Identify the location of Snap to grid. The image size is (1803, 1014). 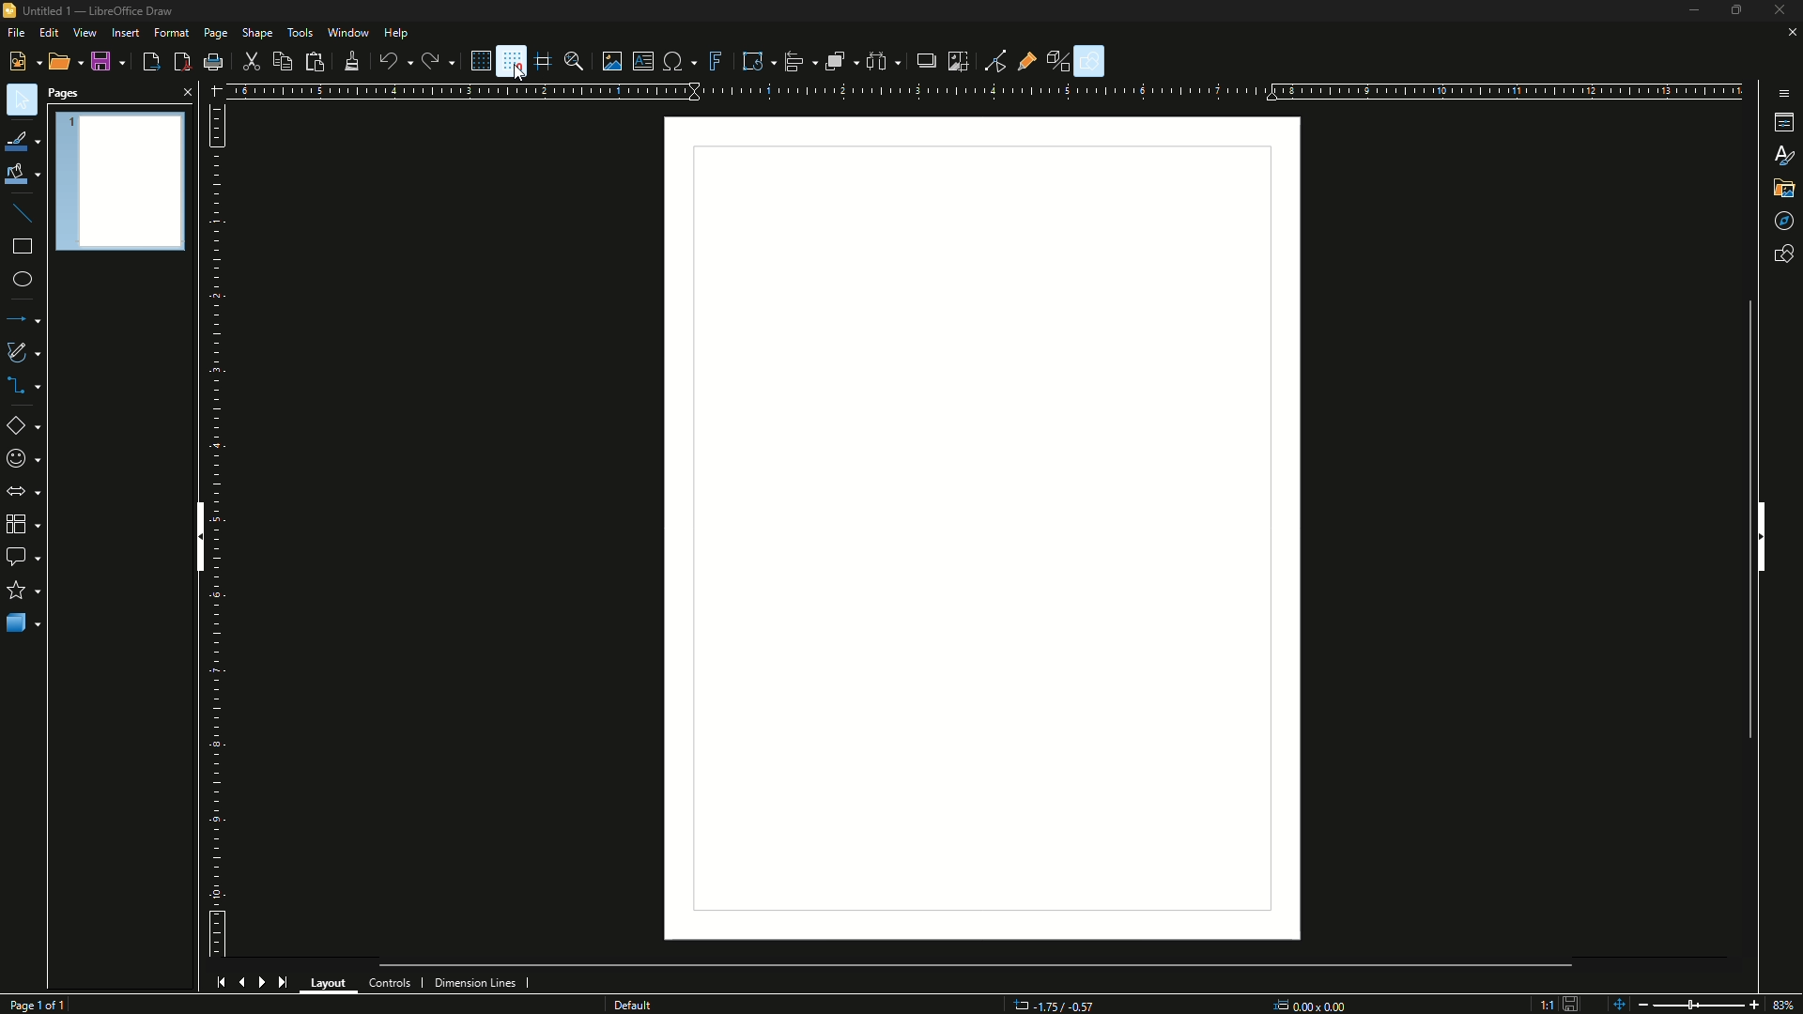
(510, 61).